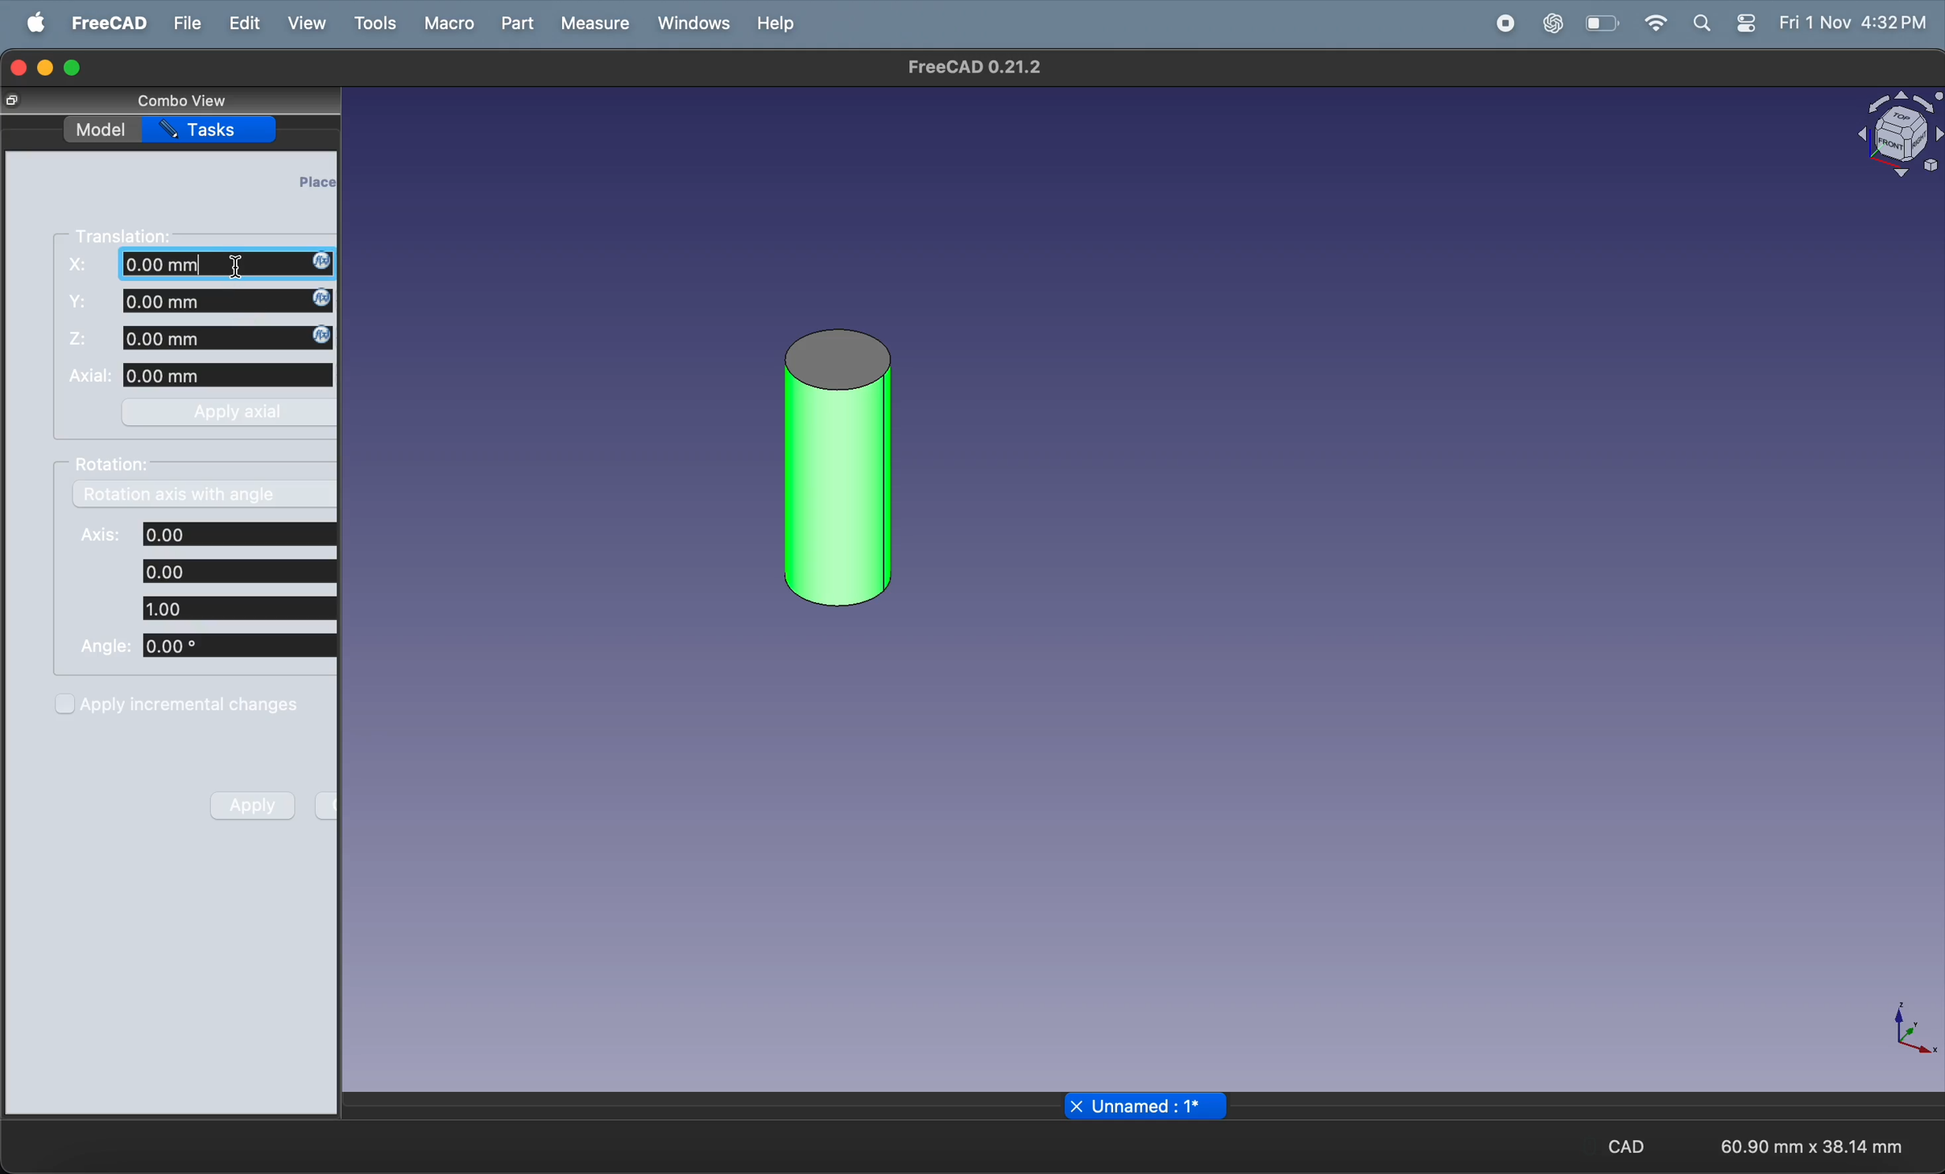  What do you see at coordinates (17, 67) in the screenshot?
I see `closing window` at bounding box center [17, 67].